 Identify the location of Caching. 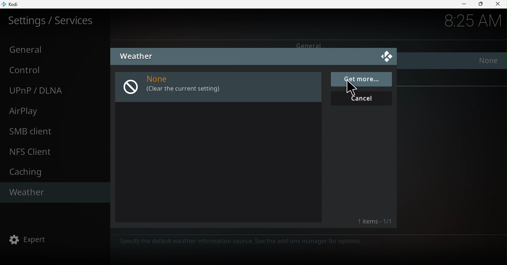
(52, 172).